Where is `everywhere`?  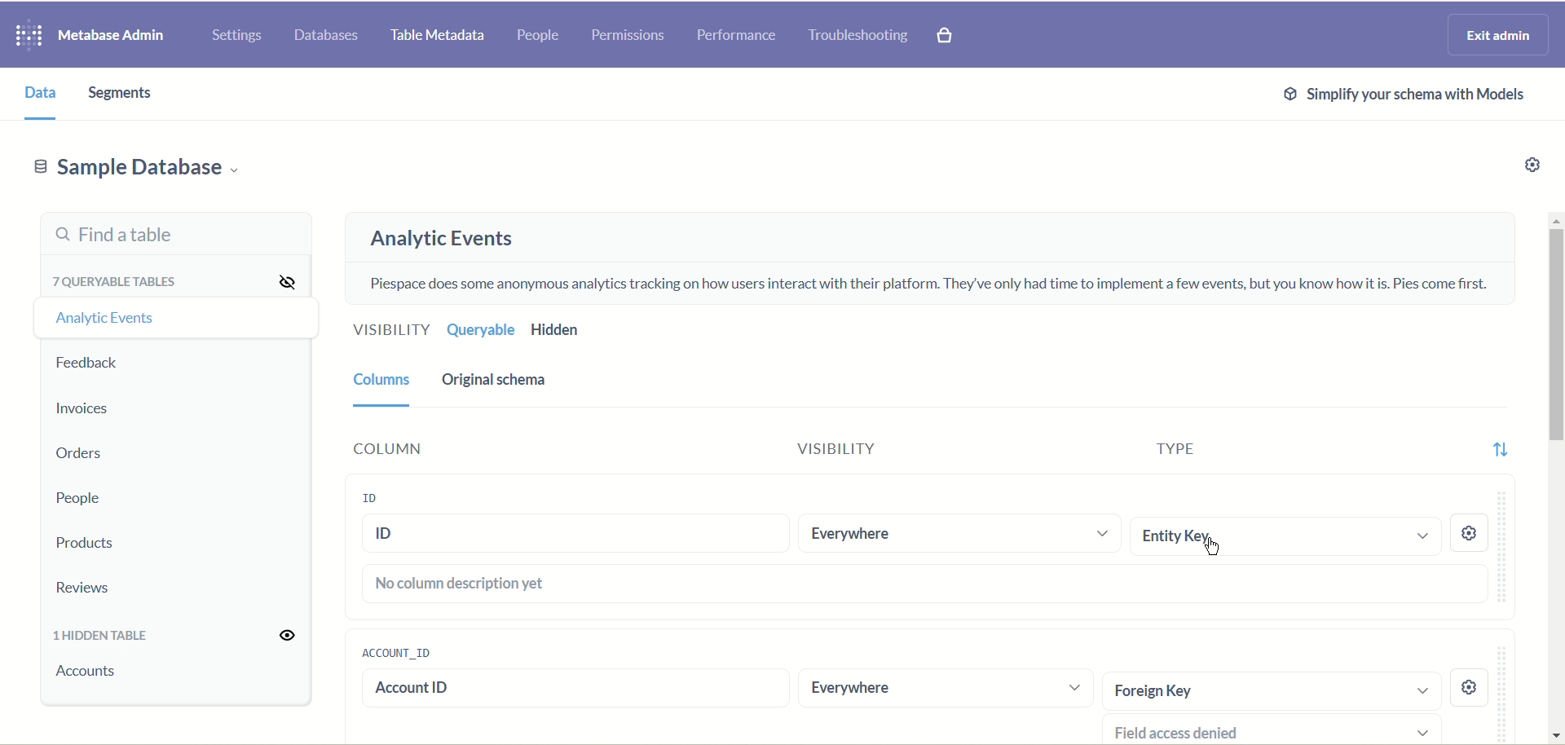
everywhere is located at coordinates (961, 533).